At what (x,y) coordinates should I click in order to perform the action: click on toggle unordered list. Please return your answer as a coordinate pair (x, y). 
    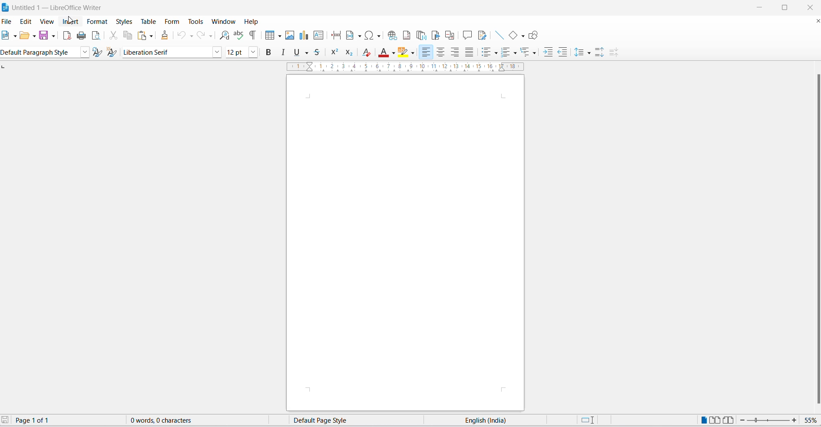
    Looking at the image, I should click on (486, 53).